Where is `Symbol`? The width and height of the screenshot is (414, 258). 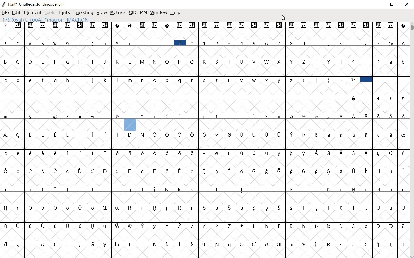
Symbol is located at coordinates (6, 189).